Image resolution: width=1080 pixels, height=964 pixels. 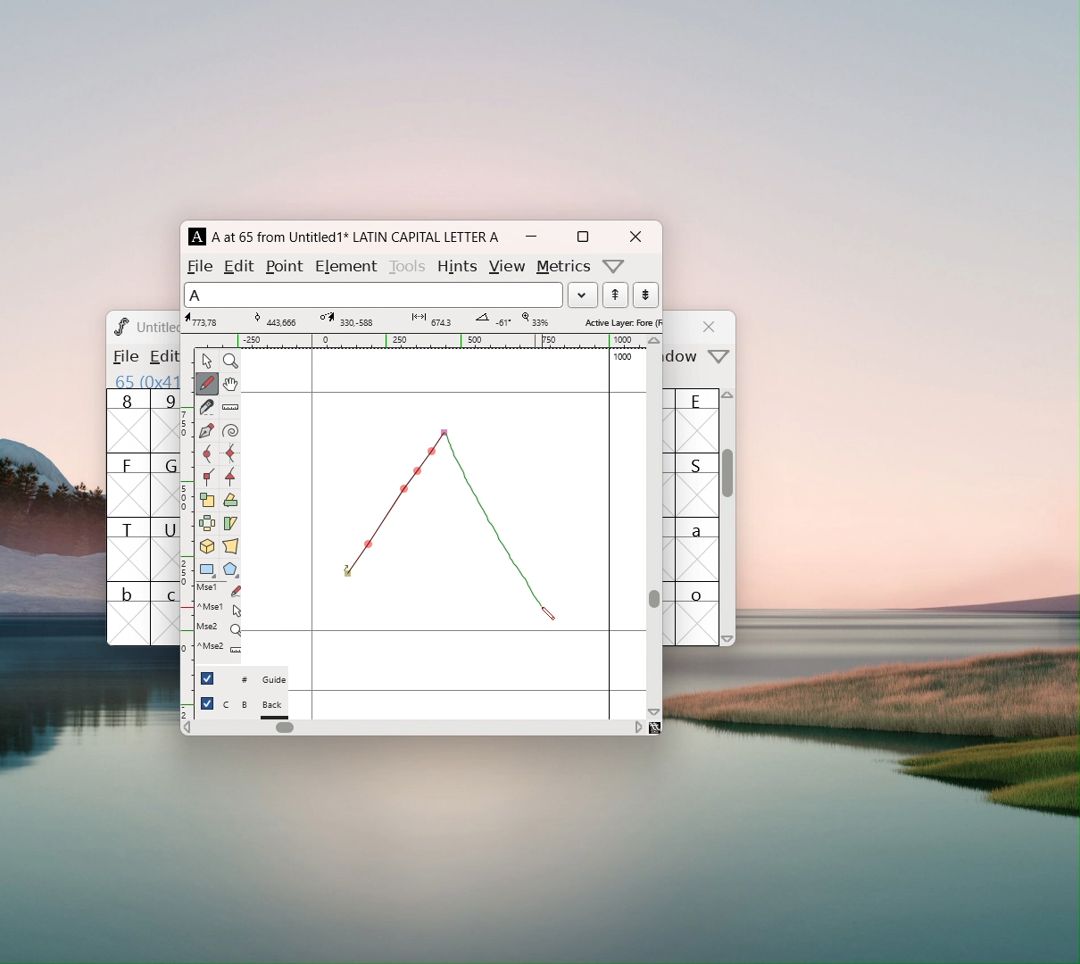 What do you see at coordinates (187, 729) in the screenshot?
I see `scroll left` at bounding box center [187, 729].